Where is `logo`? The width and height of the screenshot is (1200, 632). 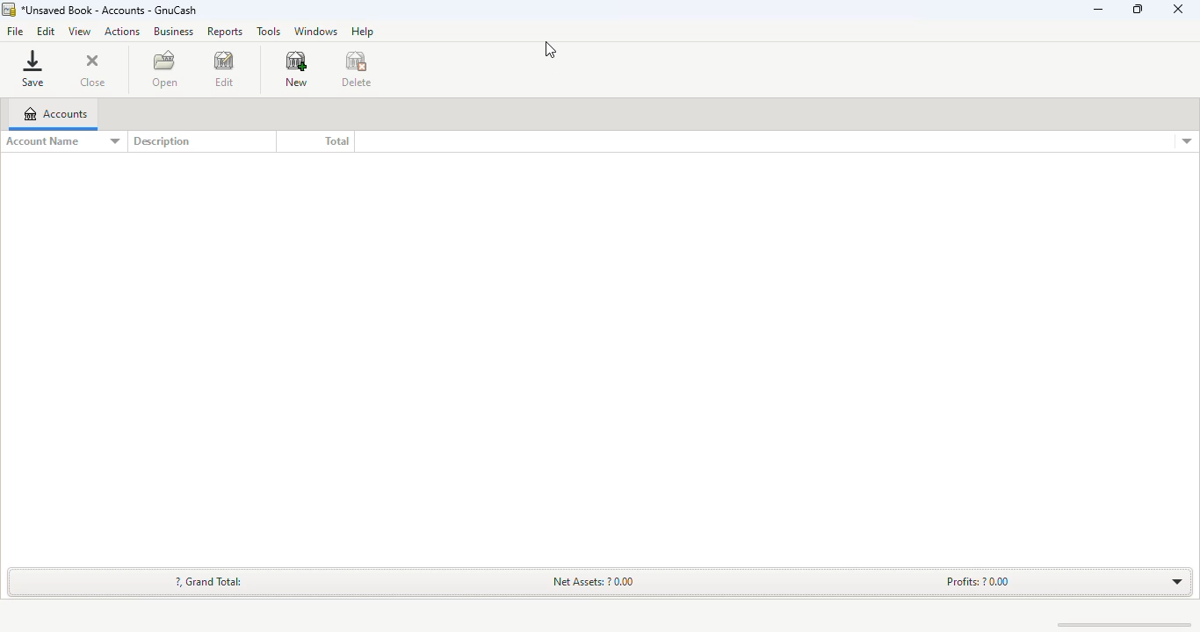 logo is located at coordinates (8, 10).